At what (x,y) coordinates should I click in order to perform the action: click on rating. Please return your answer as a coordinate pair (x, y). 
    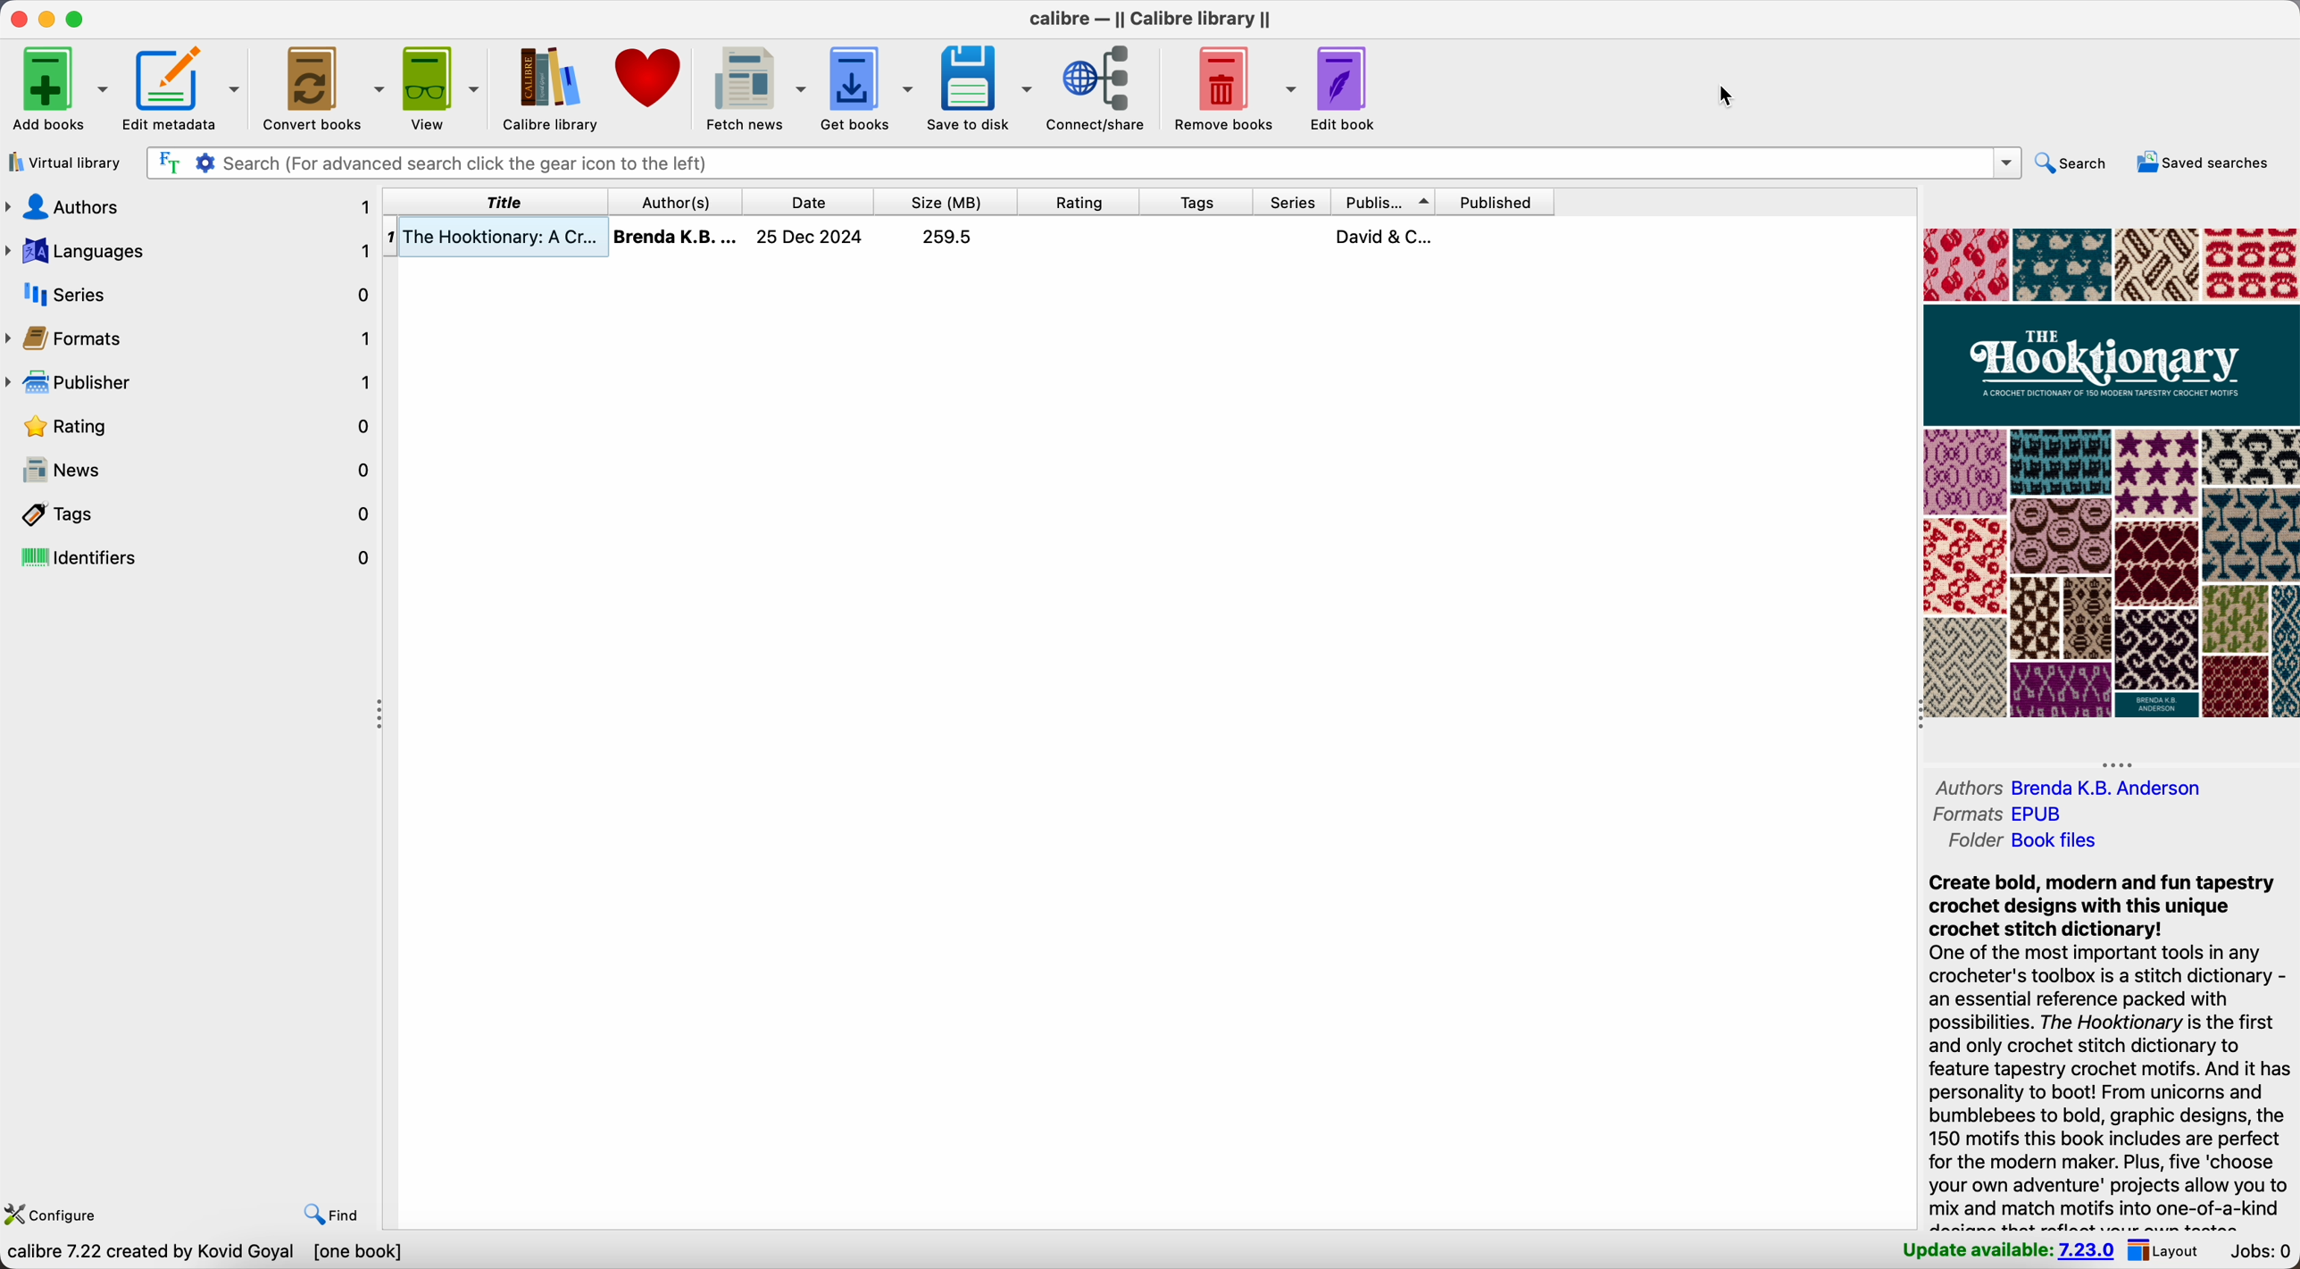
    Looking at the image, I should click on (1079, 201).